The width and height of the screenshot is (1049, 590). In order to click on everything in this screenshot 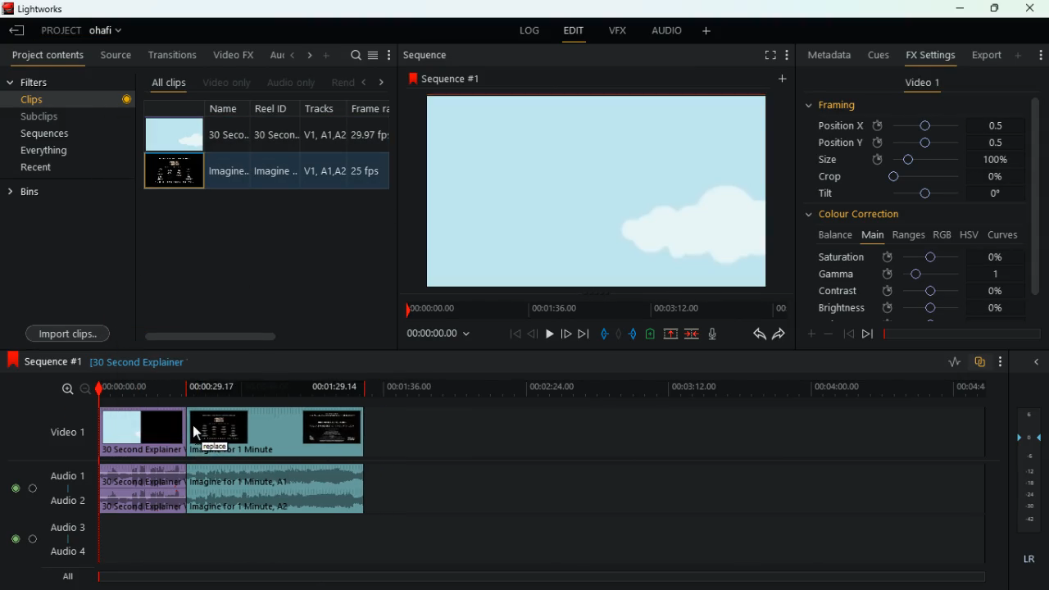, I will do `click(58, 151)`.